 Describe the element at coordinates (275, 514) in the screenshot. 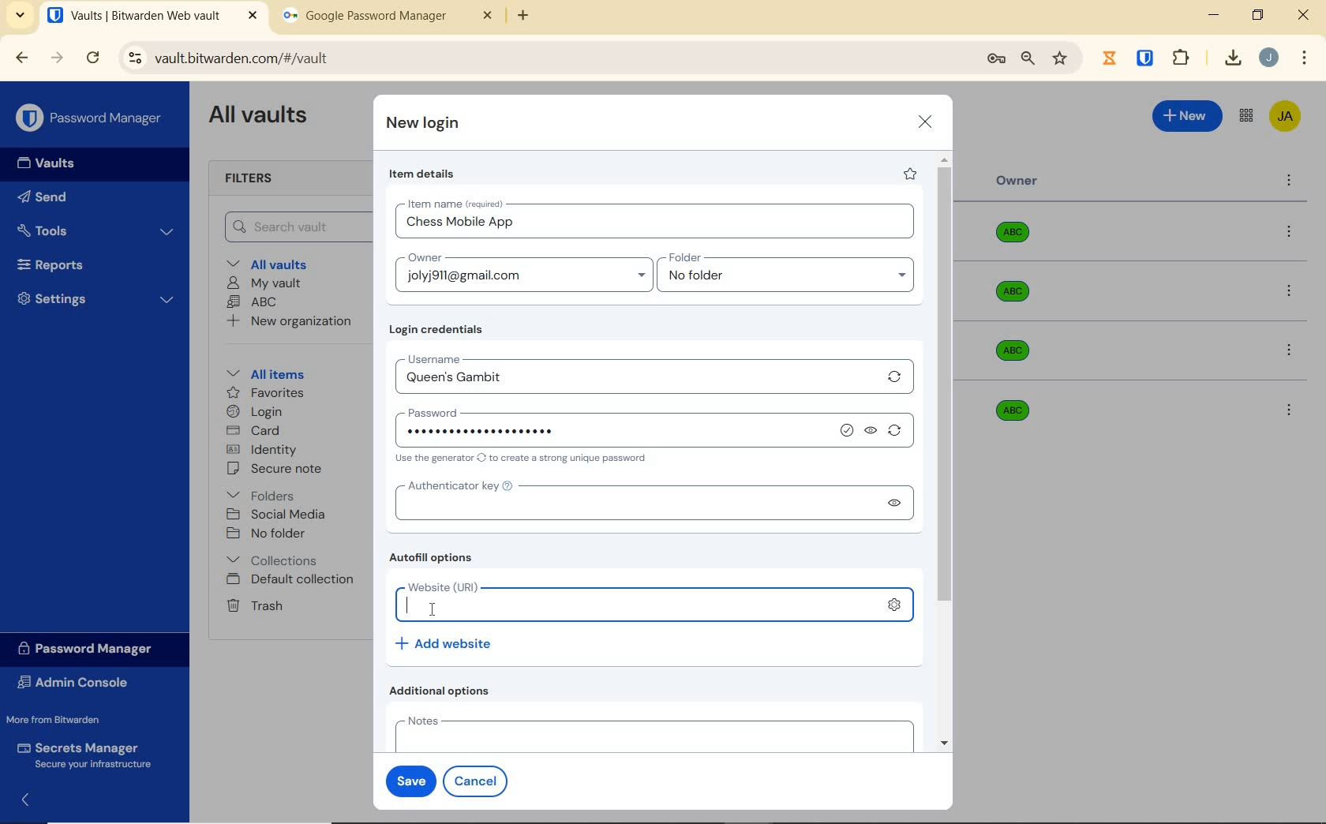

I see `Social media` at that location.